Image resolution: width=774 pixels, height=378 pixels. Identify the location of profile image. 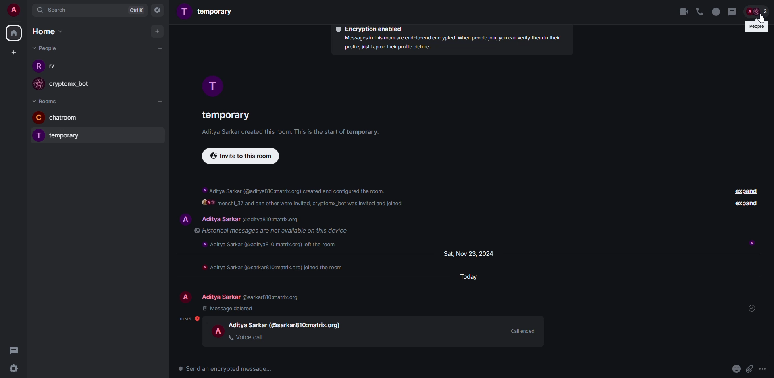
(40, 84).